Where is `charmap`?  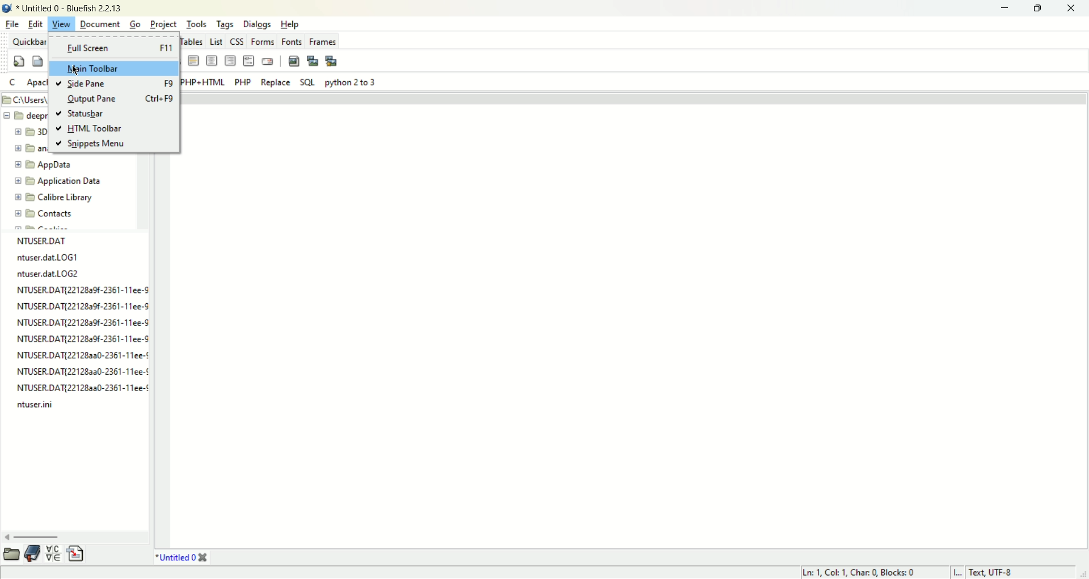
charmap is located at coordinates (53, 555).